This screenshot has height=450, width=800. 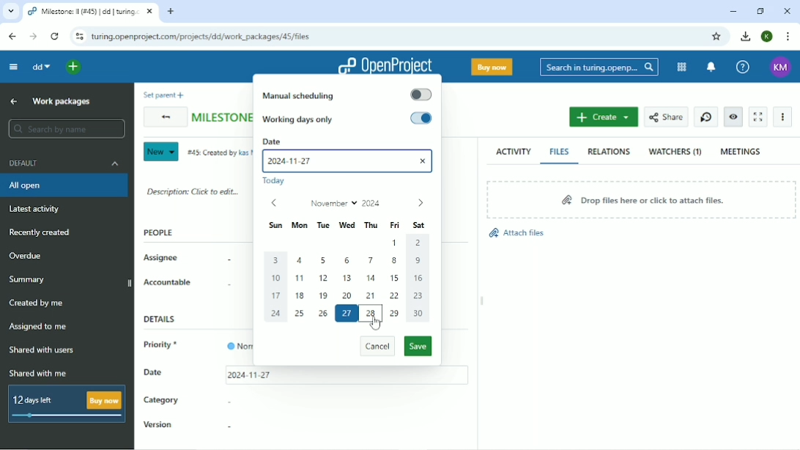 I want to click on Restore down, so click(x=762, y=11).